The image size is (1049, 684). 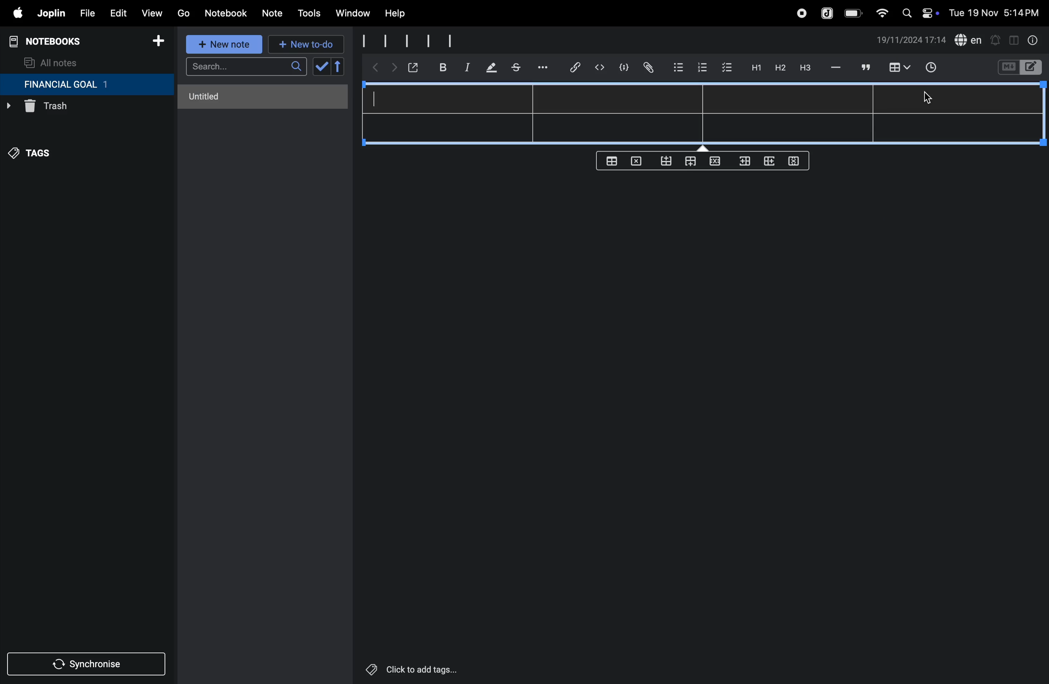 What do you see at coordinates (621, 67) in the screenshot?
I see `code block` at bounding box center [621, 67].